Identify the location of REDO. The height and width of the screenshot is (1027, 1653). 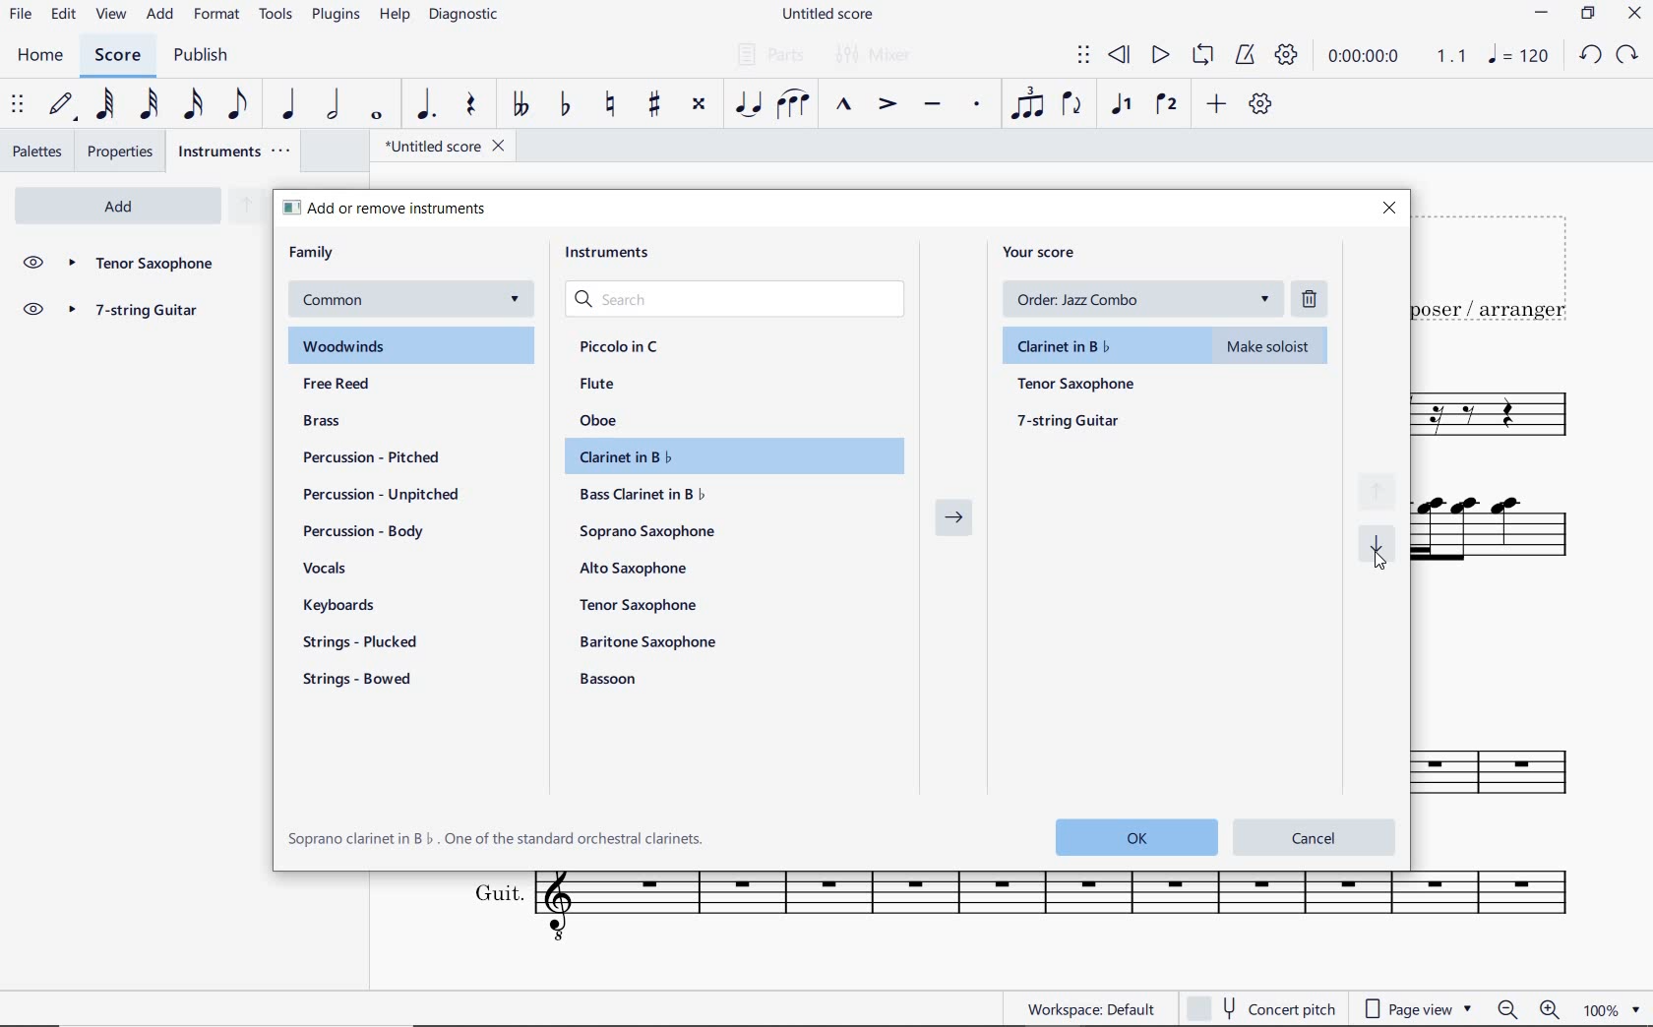
(1625, 55).